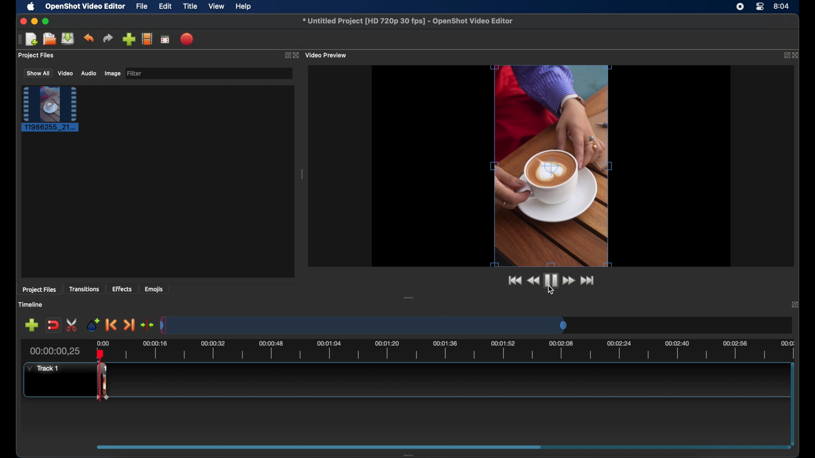 The height and width of the screenshot is (458, 815). Describe the element at coordinates (128, 39) in the screenshot. I see `import files` at that location.